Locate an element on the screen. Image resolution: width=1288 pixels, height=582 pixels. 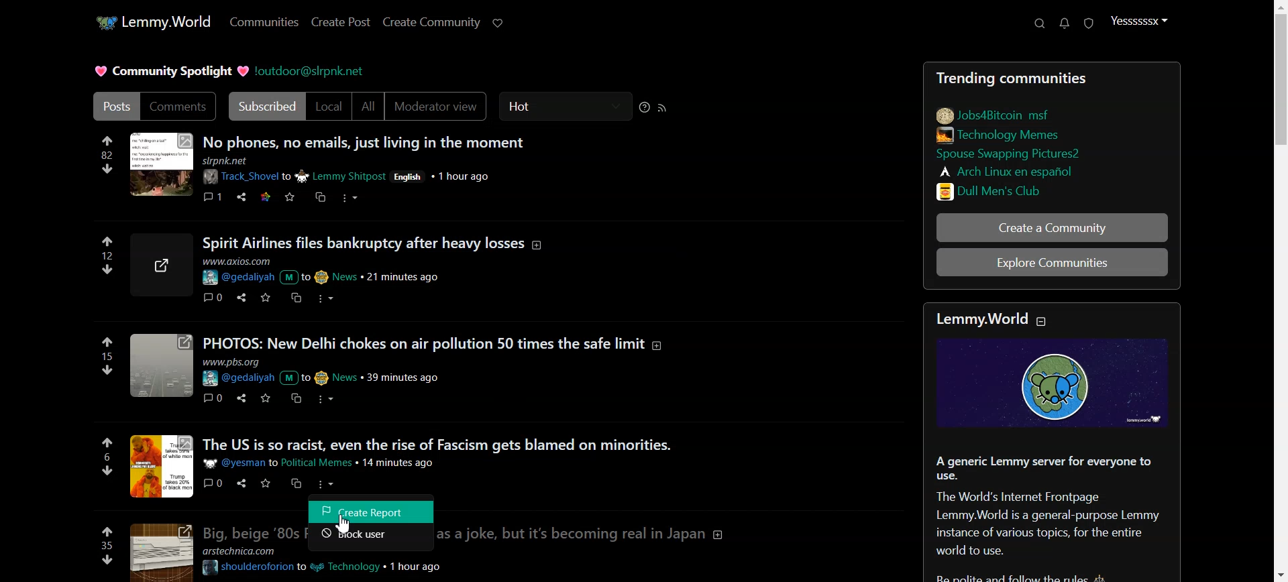
cross post is located at coordinates (294, 297).